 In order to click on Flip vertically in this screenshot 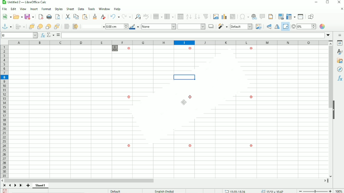, I will do `click(269, 27)`.